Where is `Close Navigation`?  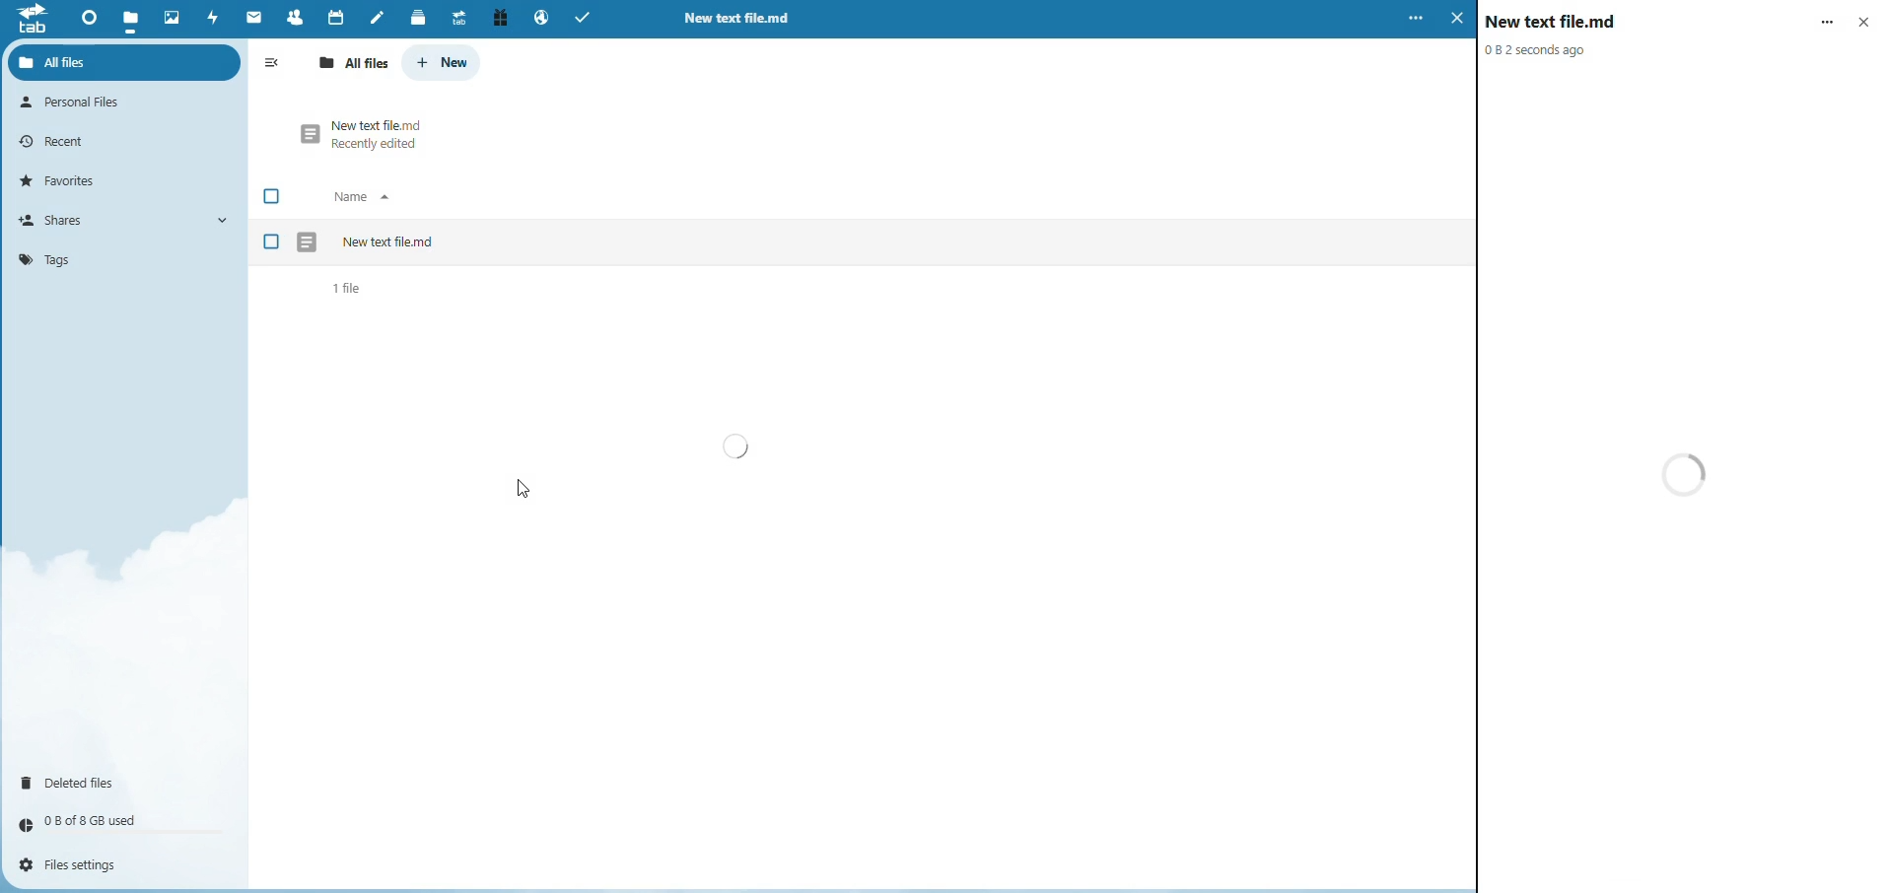
Close Navigation is located at coordinates (275, 64).